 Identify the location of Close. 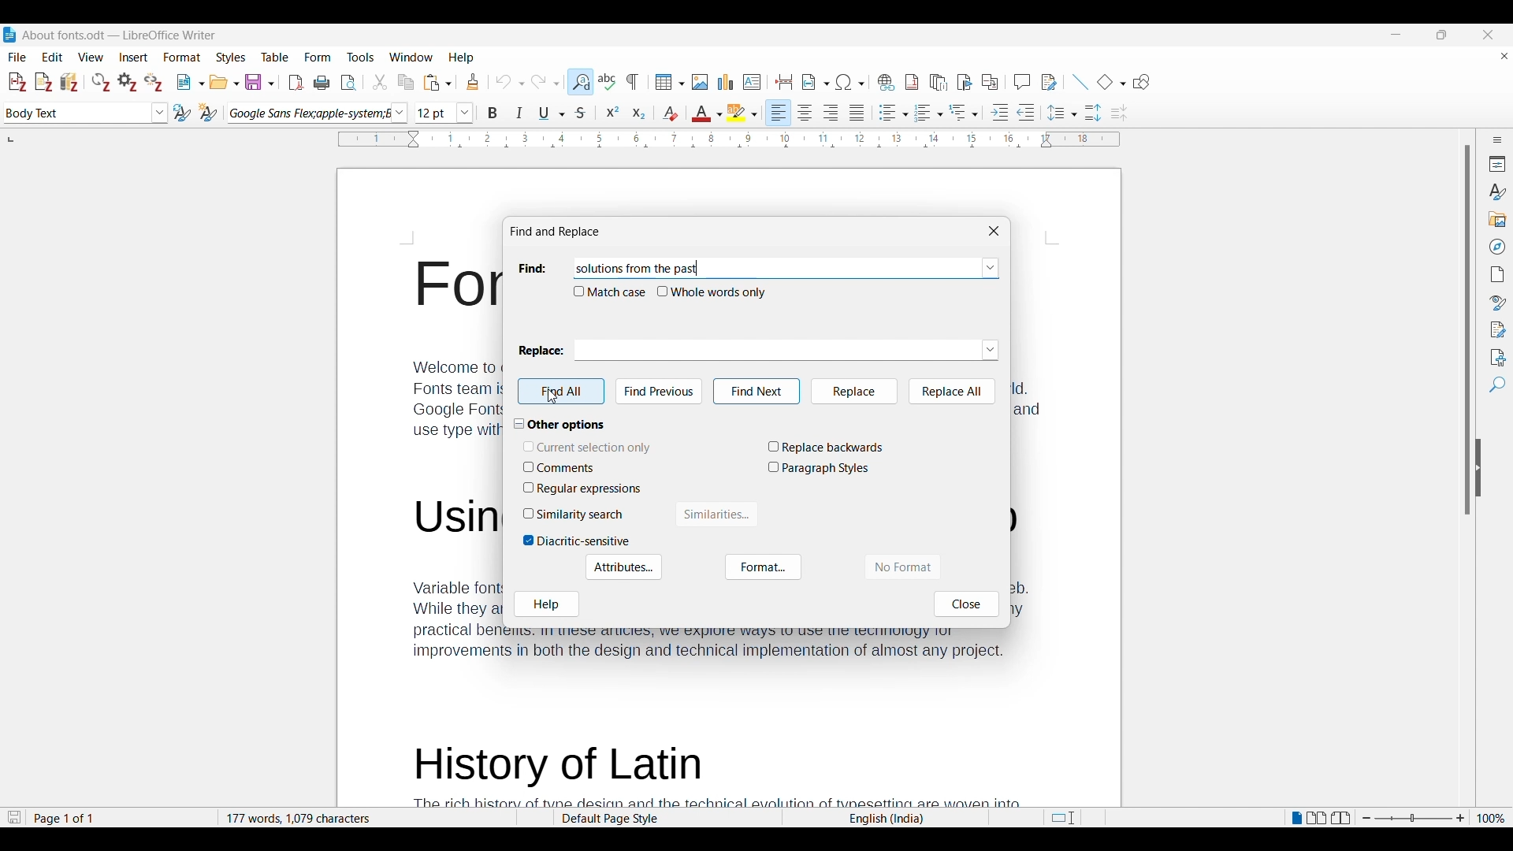
(968, 604).